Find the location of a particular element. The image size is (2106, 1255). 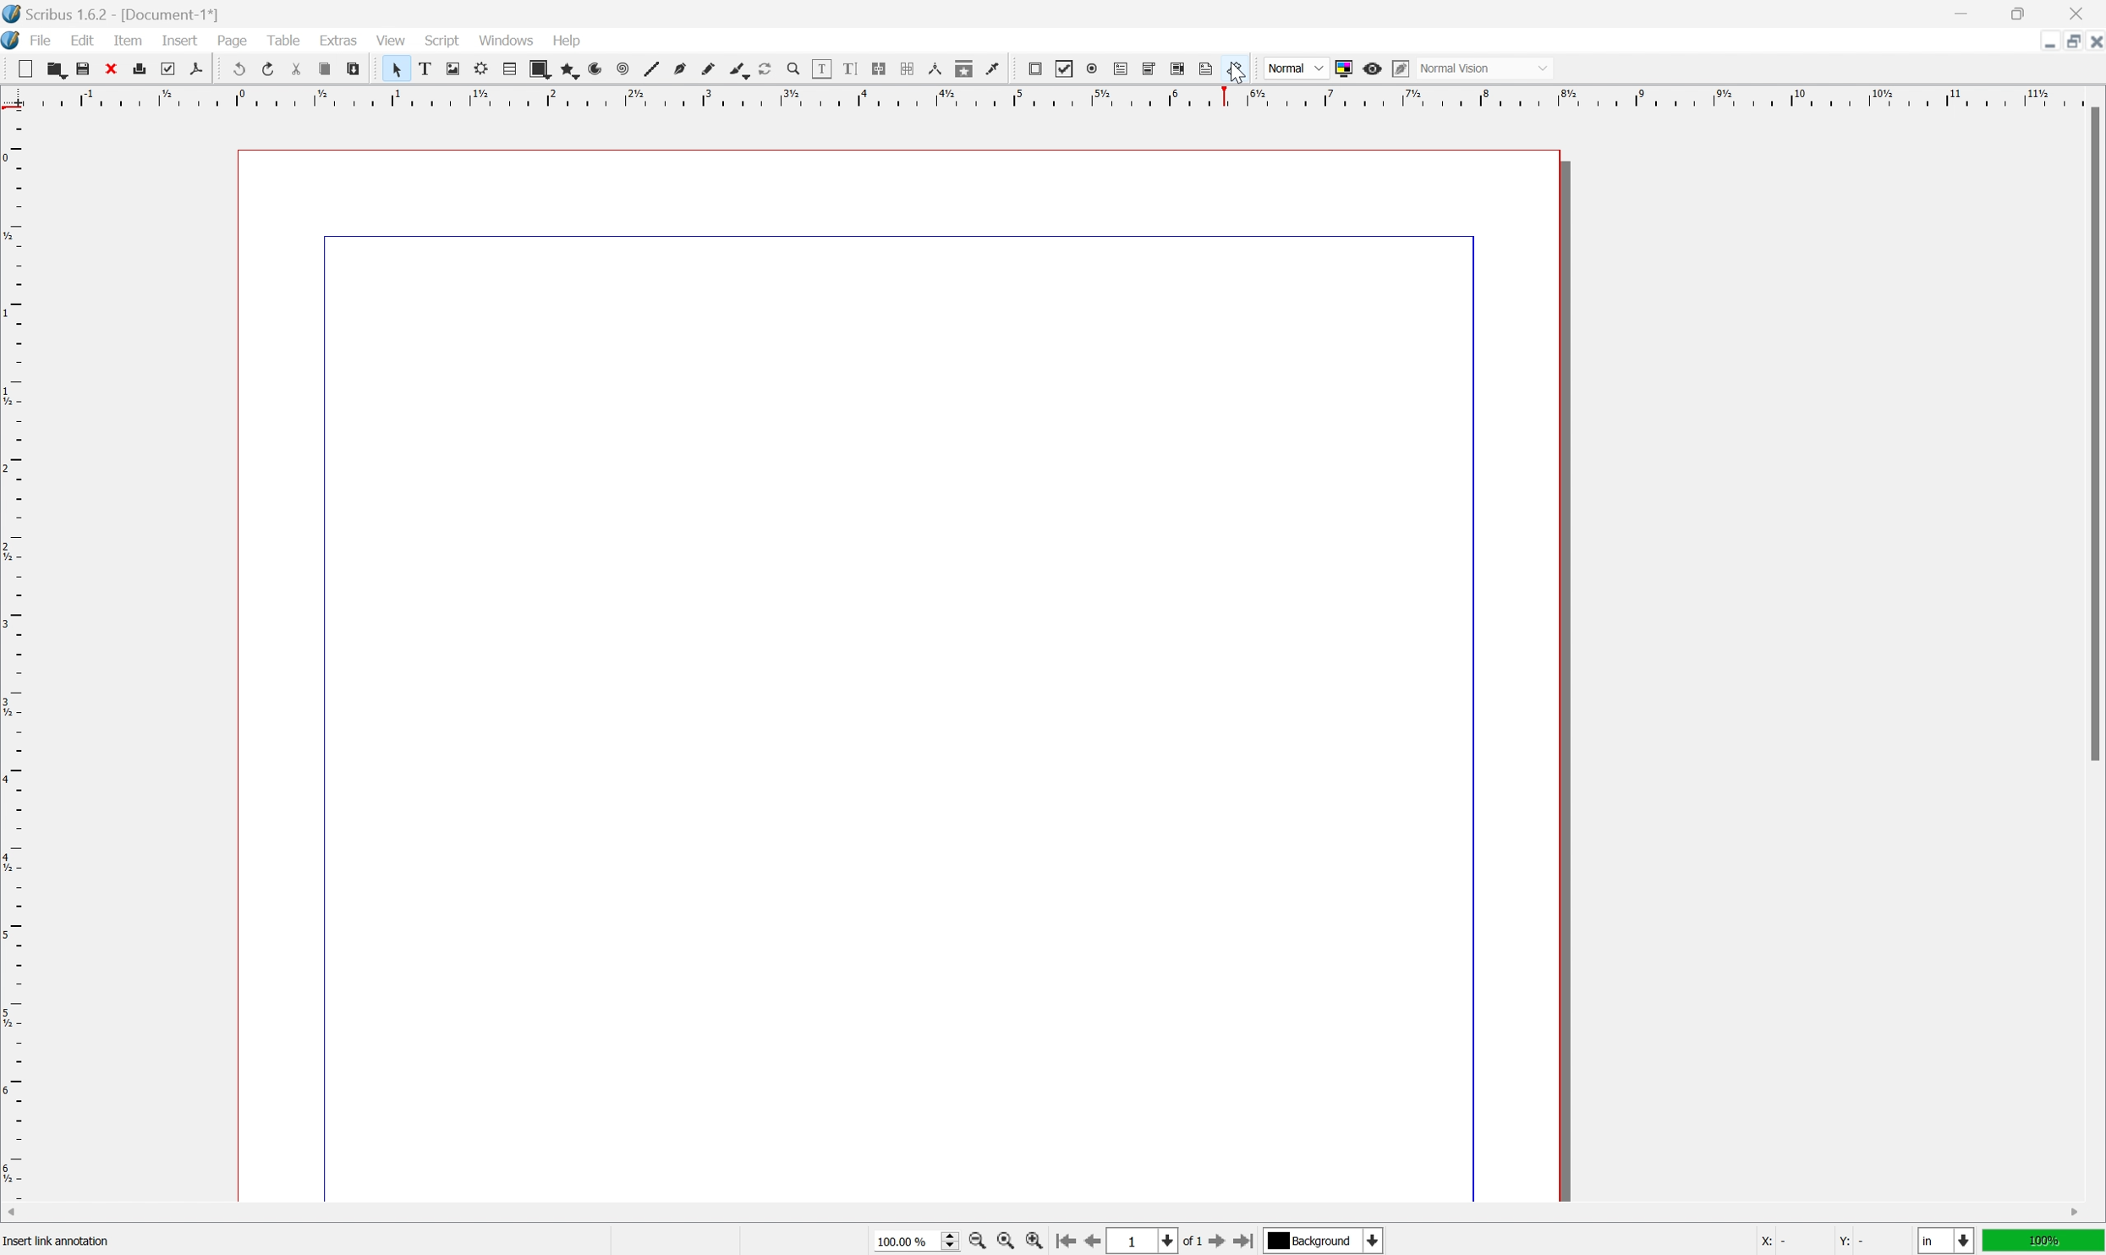

select current layer is located at coordinates (1327, 1239).